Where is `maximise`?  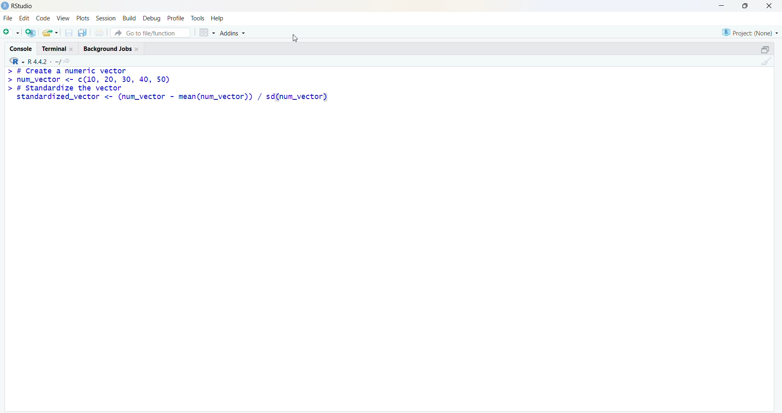
maximise is located at coordinates (745, 5).